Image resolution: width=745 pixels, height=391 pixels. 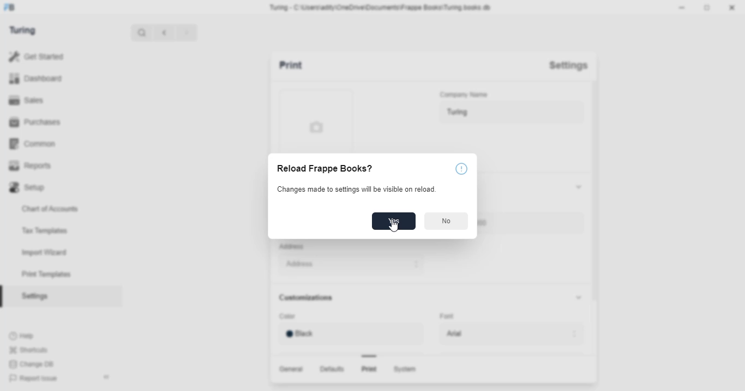 I want to click on Black, so click(x=353, y=334).